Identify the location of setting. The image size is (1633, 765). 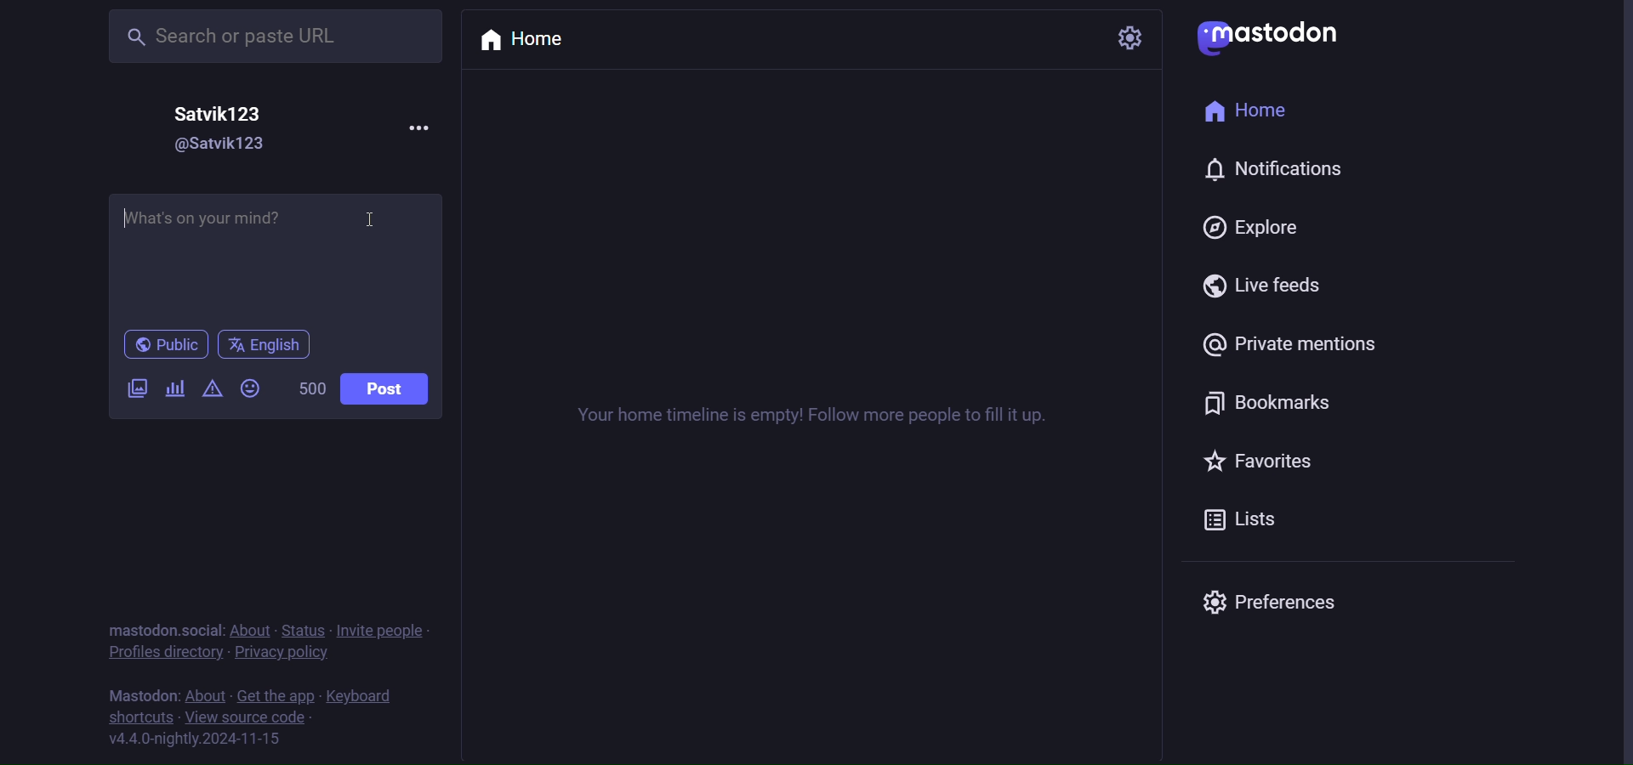
(1129, 37).